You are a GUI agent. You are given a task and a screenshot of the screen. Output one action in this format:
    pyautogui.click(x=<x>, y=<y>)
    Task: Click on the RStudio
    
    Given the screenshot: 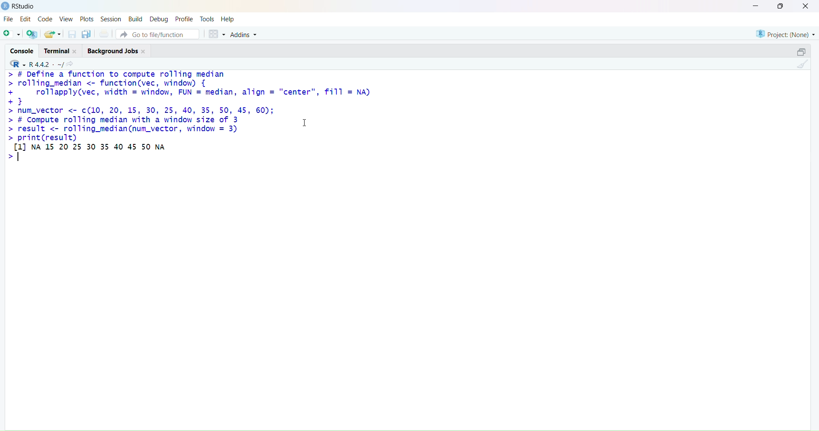 What is the action you would take?
    pyautogui.click(x=25, y=6)
    